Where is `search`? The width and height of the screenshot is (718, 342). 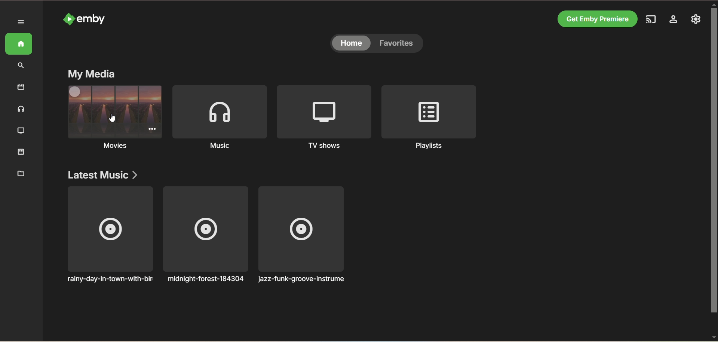
search is located at coordinates (22, 65).